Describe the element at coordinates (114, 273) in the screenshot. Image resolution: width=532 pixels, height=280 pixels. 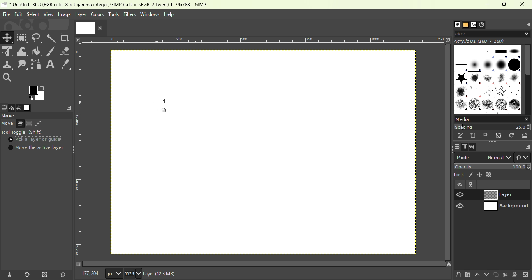
I see `Ruler measurement` at that location.